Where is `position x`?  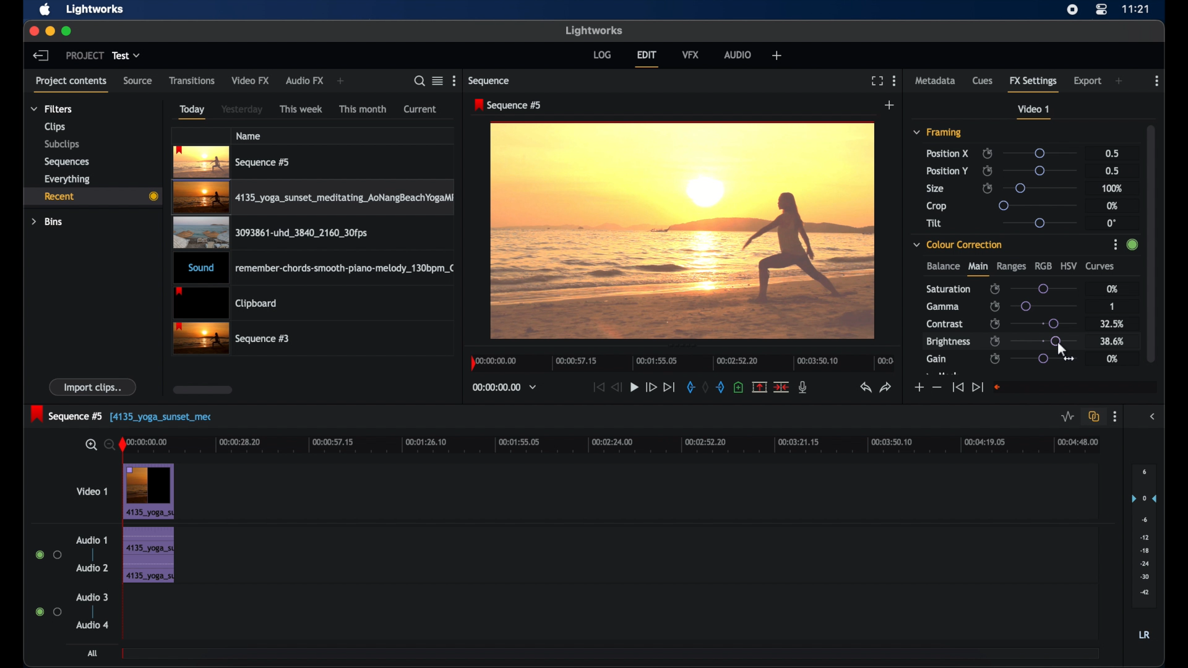
position x is located at coordinates (947, 153).